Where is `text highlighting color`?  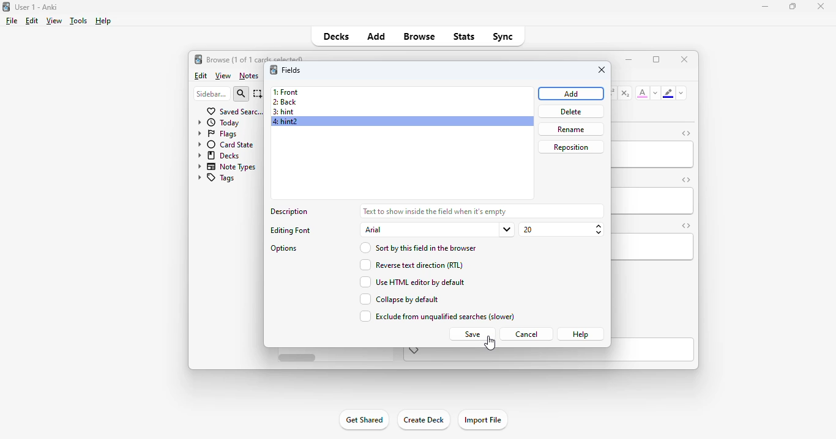 text highlighting color is located at coordinates (668, 93).